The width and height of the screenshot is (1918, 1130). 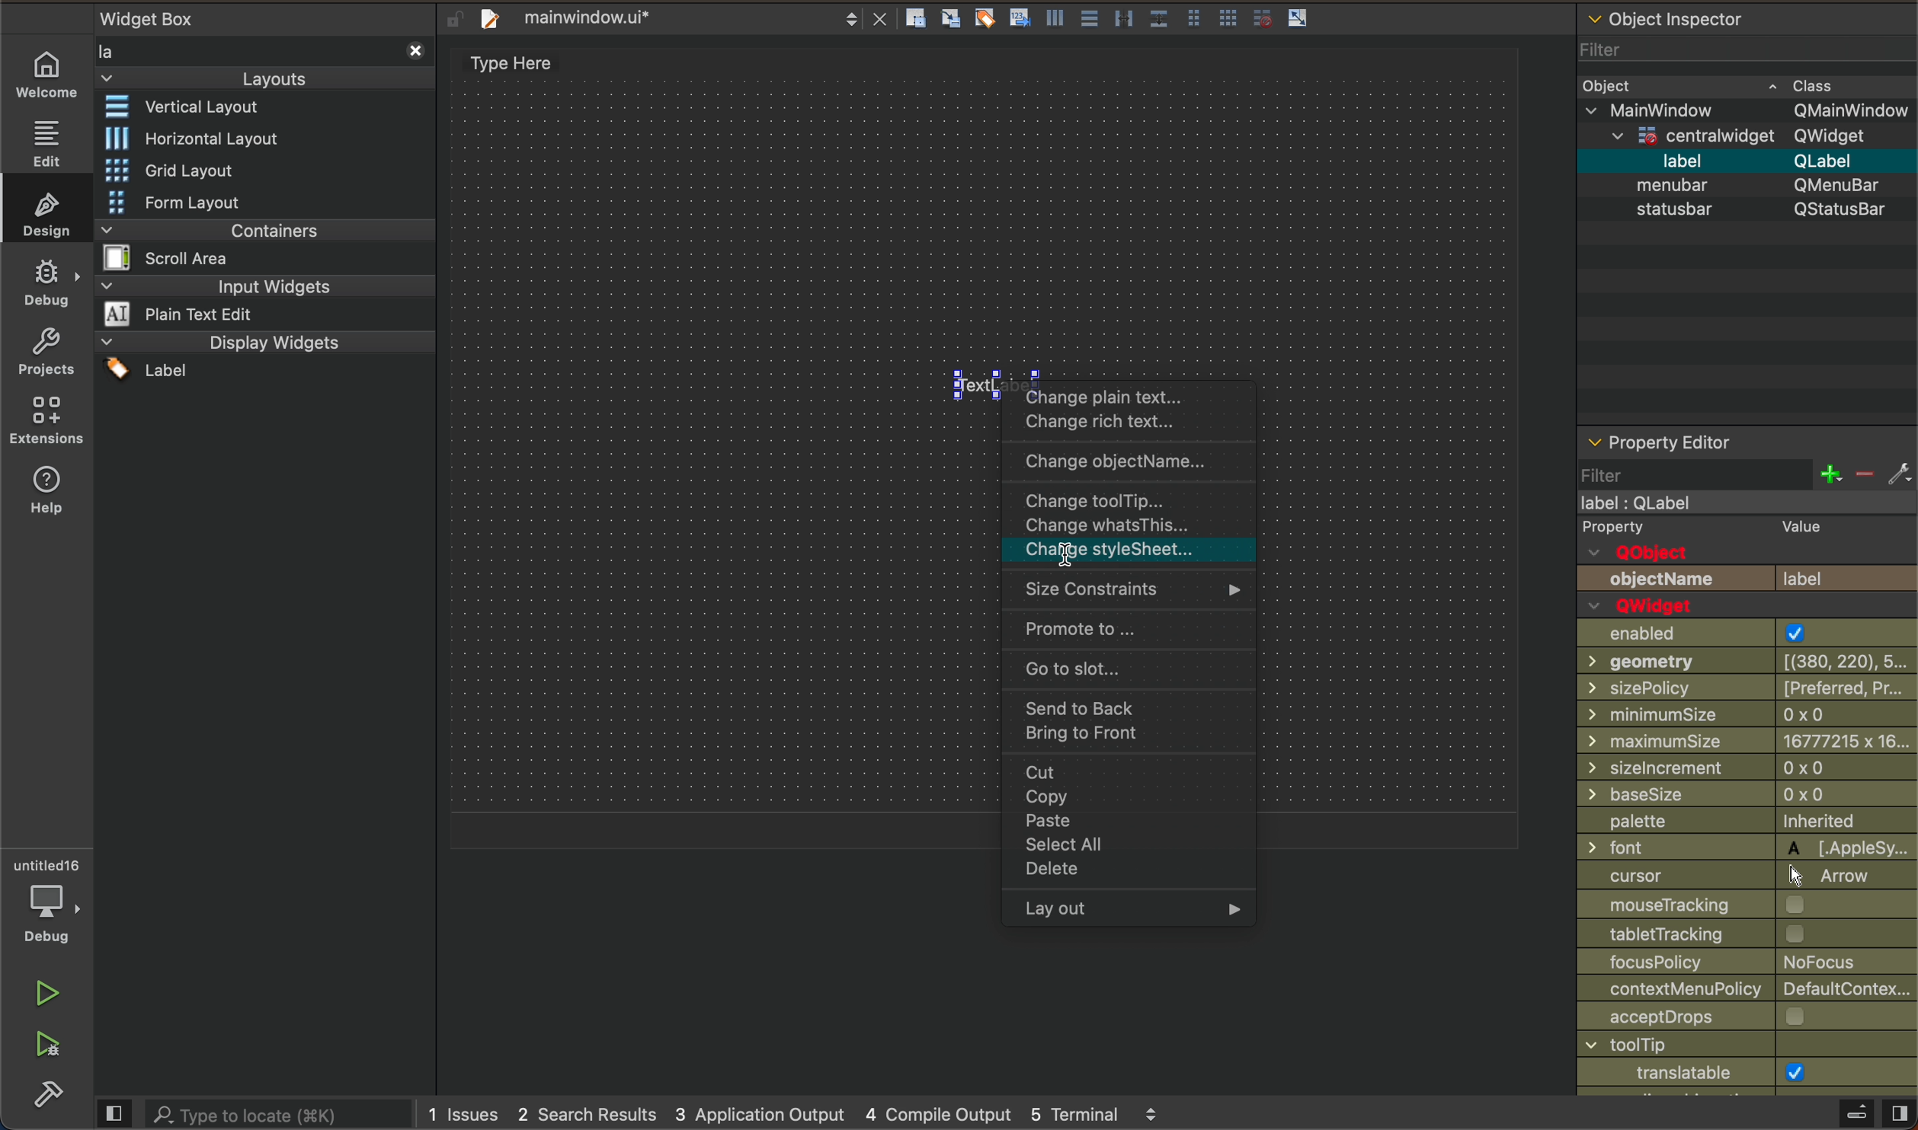 What do you see at coordinates (43, 357) in the screenshot?
I see `projects` at bounding box center [43, 357].